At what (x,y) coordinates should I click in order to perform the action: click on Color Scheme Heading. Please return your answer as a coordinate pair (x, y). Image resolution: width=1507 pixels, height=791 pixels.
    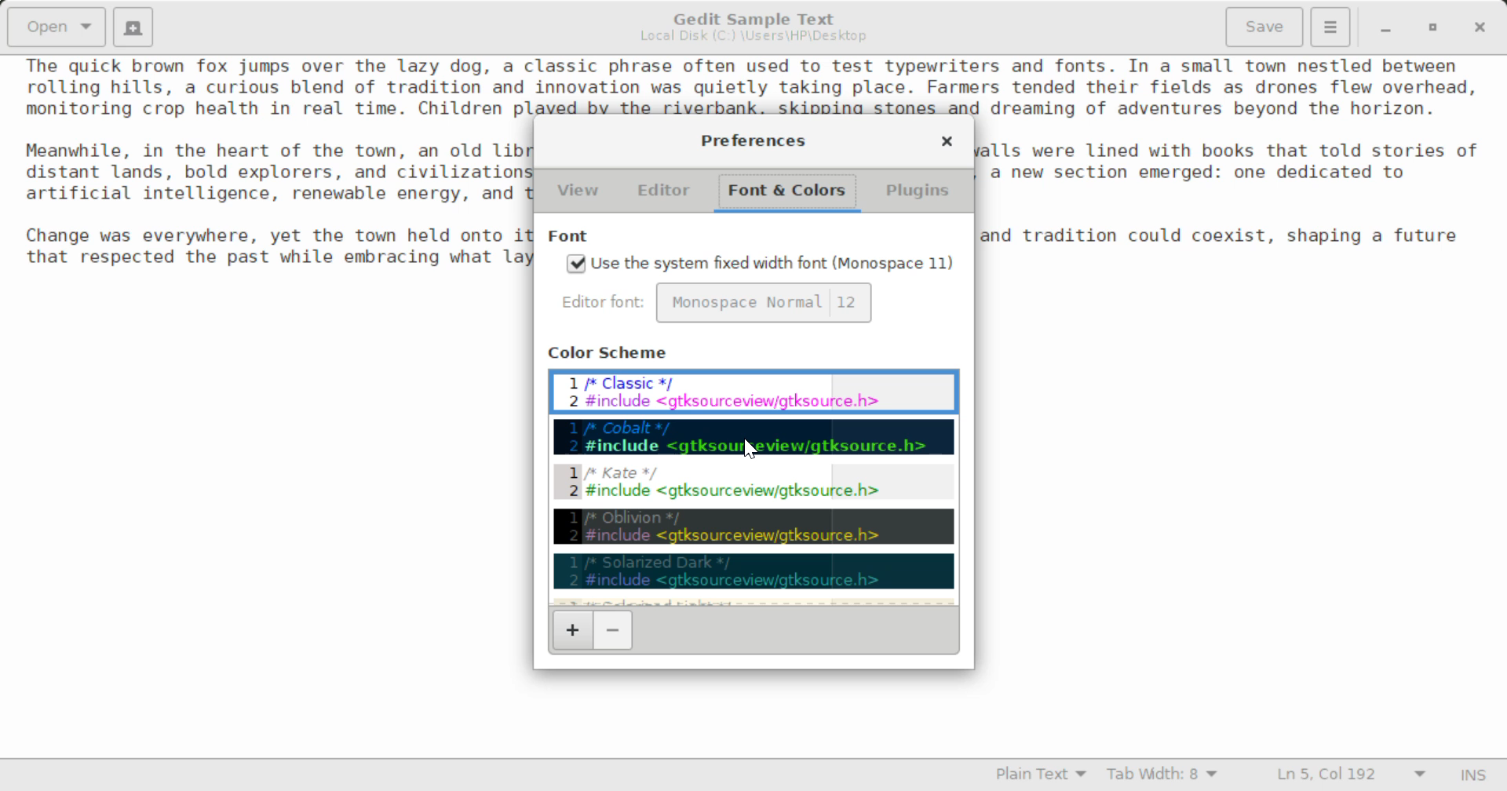
    Looking at the image, I should click on (611, 352).